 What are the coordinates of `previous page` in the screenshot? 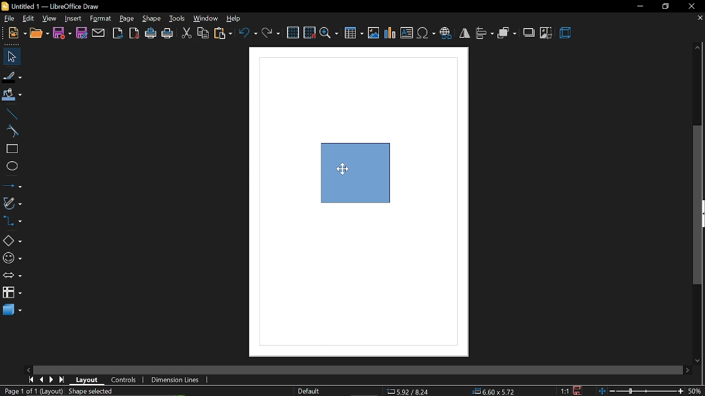 It's located at (41, 379).